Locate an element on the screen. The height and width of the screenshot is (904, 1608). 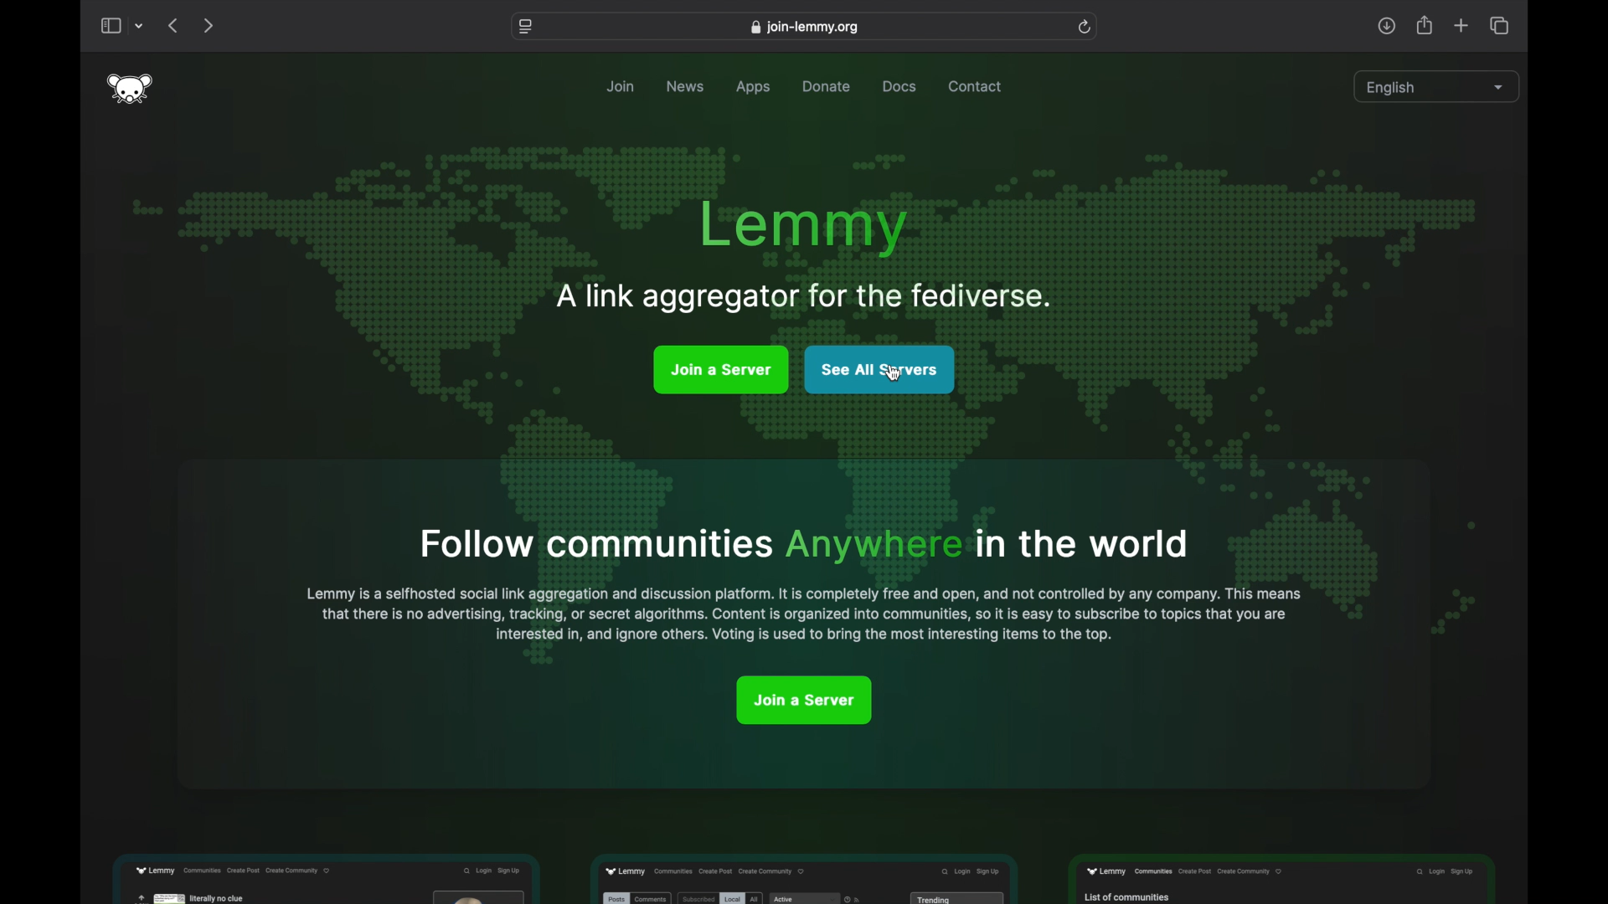
that there is no advertising, tracking, or secret algorithms. Content is organised into communities, so it is easy to subscribet to topics that you are is located at coordinates (801, 616).